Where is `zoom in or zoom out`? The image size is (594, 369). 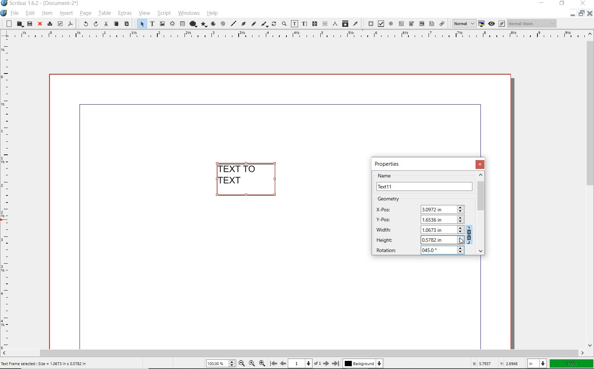
zoom in or zoom out is located at coordinates (284, 24).